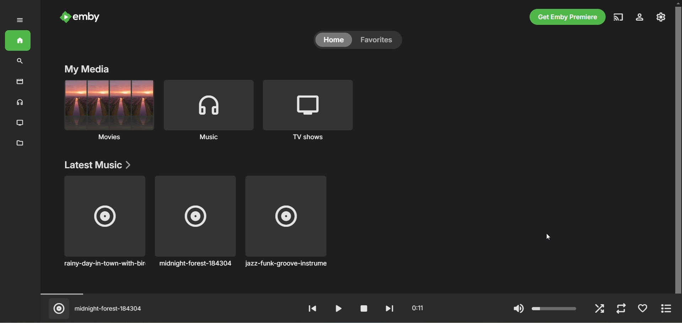  Describe the element at coordinates (307, 110) in the screenshot. I see `TV shows` at that location.